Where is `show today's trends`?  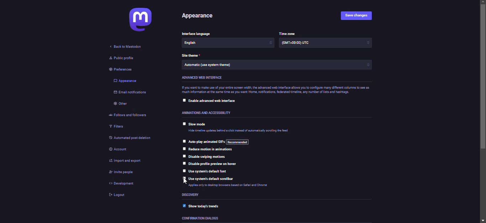
show today's trends is located at coordinates (203, 206).